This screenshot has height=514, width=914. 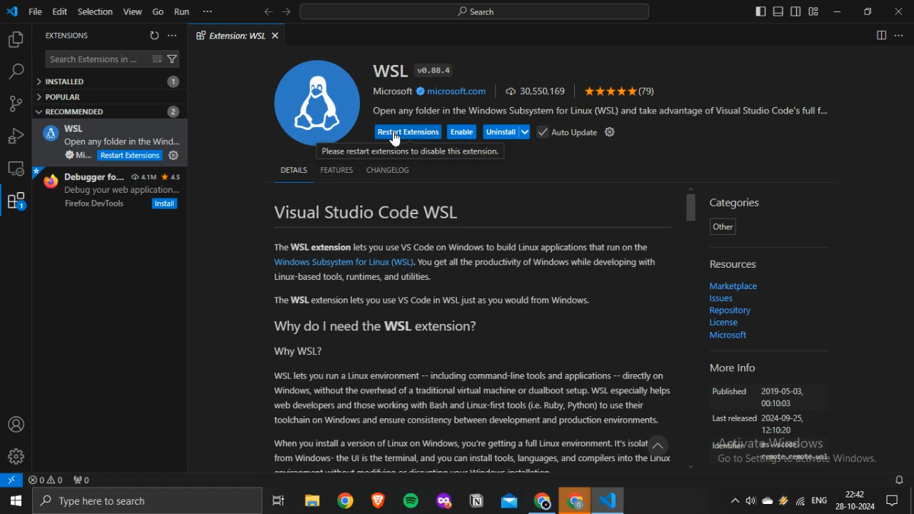 I want to click on back, so click(x=268, y=11).